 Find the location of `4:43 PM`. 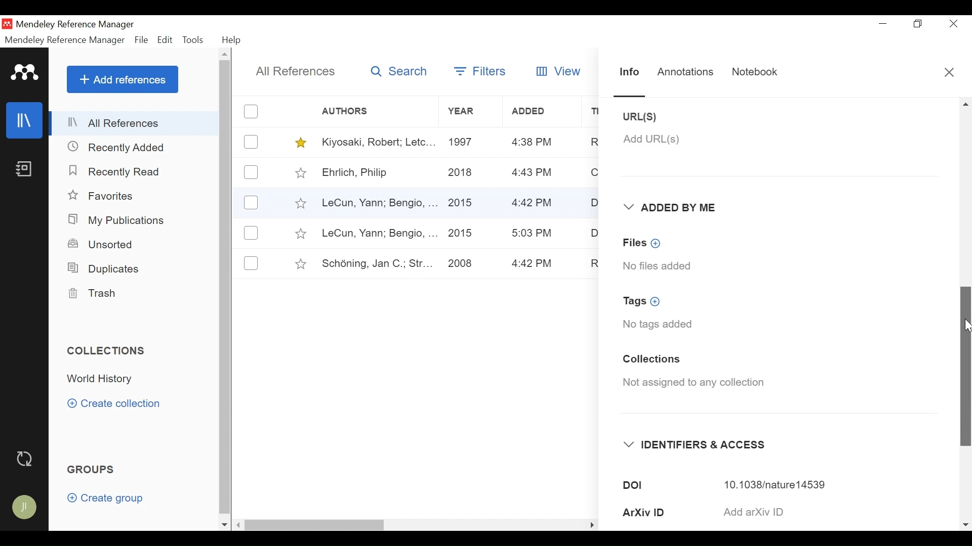

4:43 PM is located at coordinates (533, 173).